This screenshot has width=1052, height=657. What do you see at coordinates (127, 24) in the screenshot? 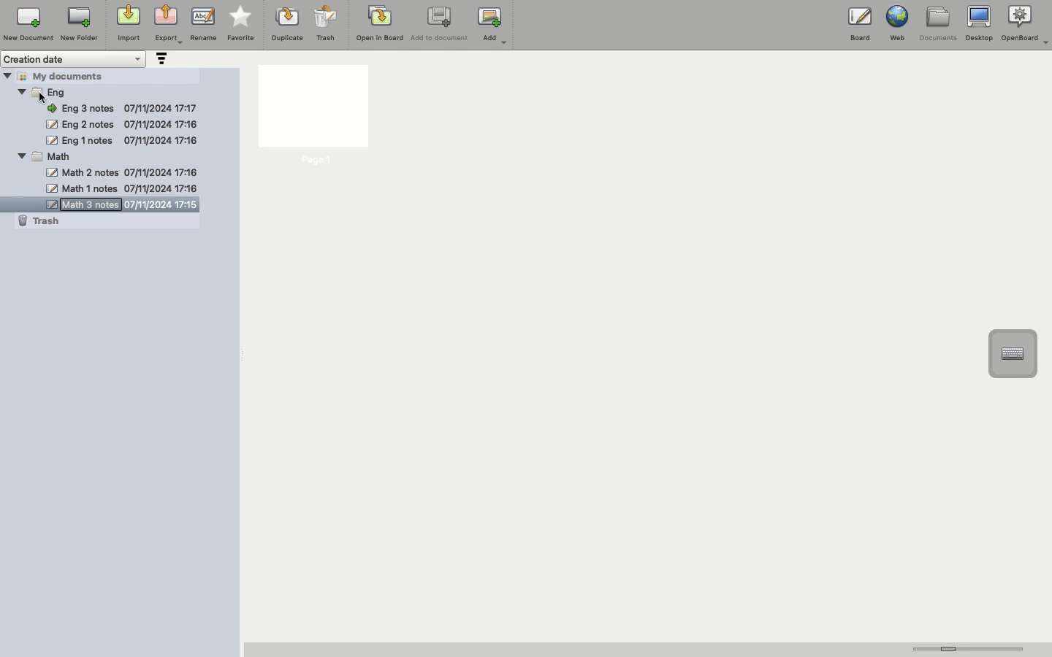
I see `Import` at bounding box center [127, 24].